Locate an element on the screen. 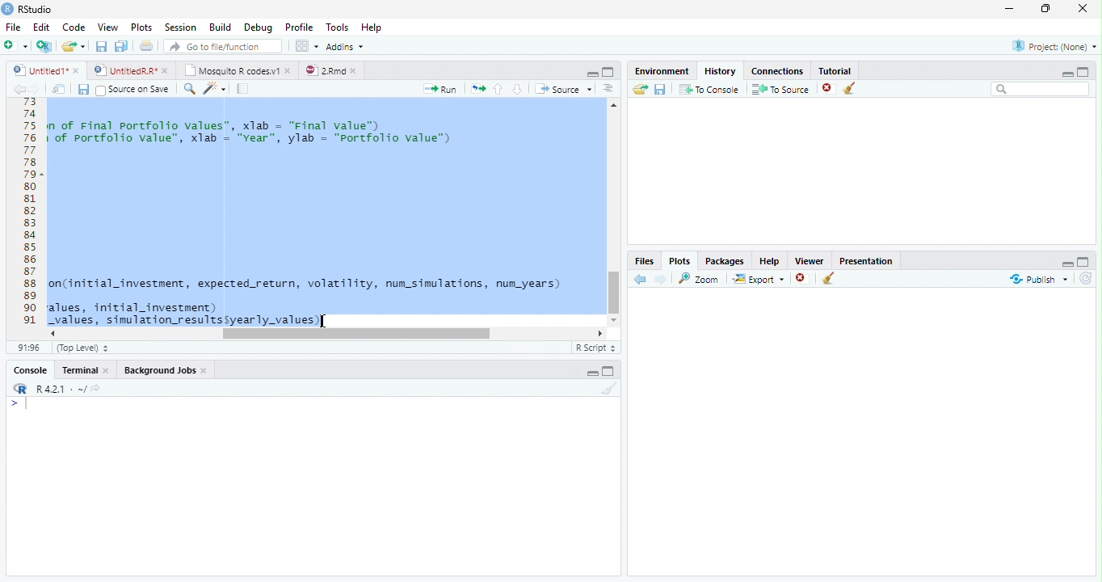 The width and height of the screenshot is (1102, 582). Addins is located at coordinates (346, 46).